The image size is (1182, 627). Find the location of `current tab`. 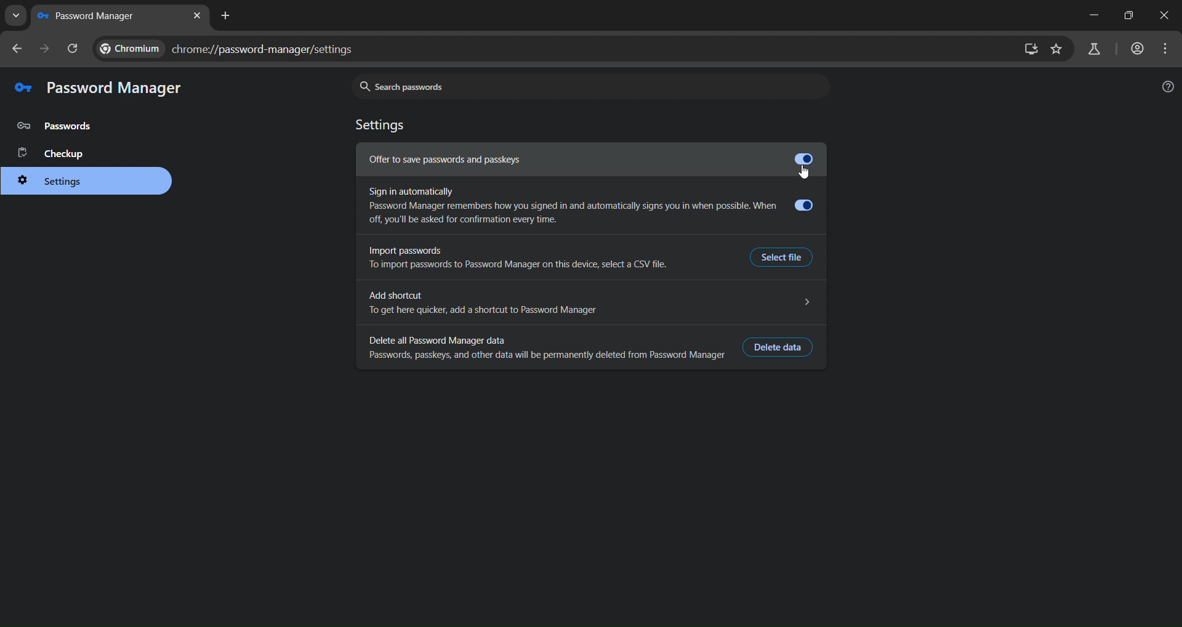

current tab is located at coordinates (102, 17).